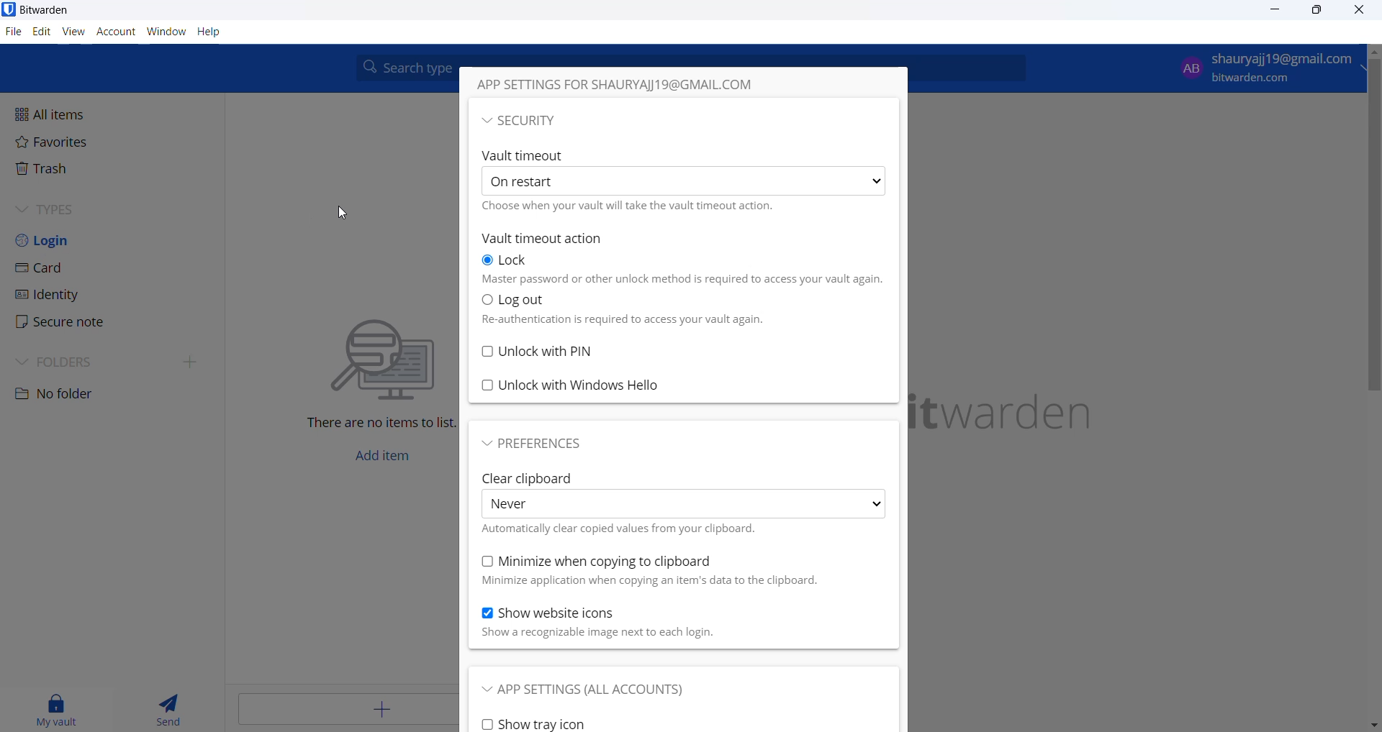 This screenshot has width=1382, height=732. What do you see at coordinates (174, 706) in the screenshot?
I see `send` at bounding box center [174, 706].